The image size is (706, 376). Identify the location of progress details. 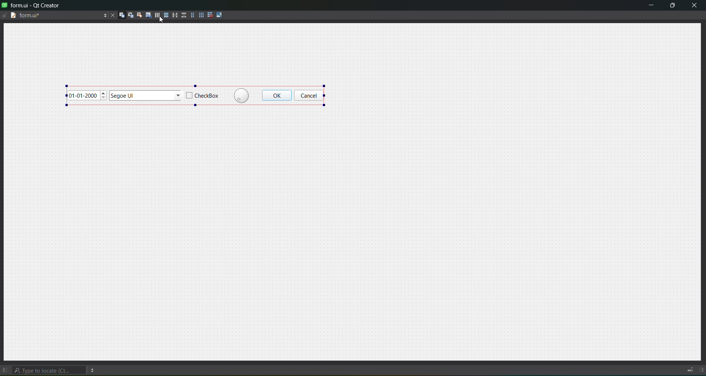
(690, 370).